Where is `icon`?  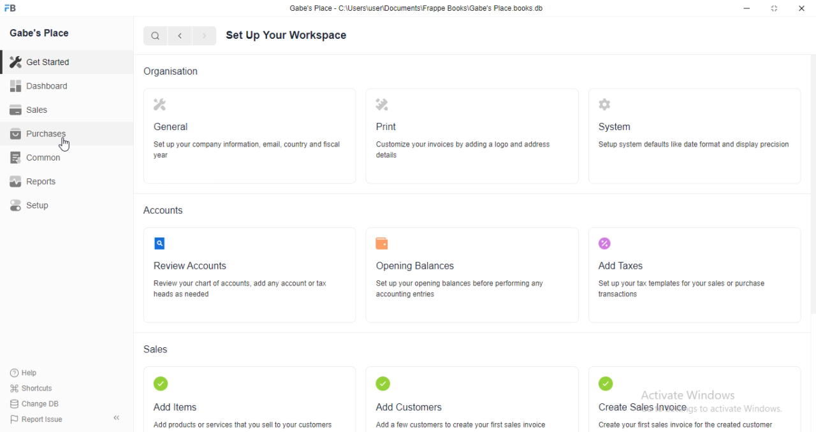
icon is located at coordinates (608, 384).